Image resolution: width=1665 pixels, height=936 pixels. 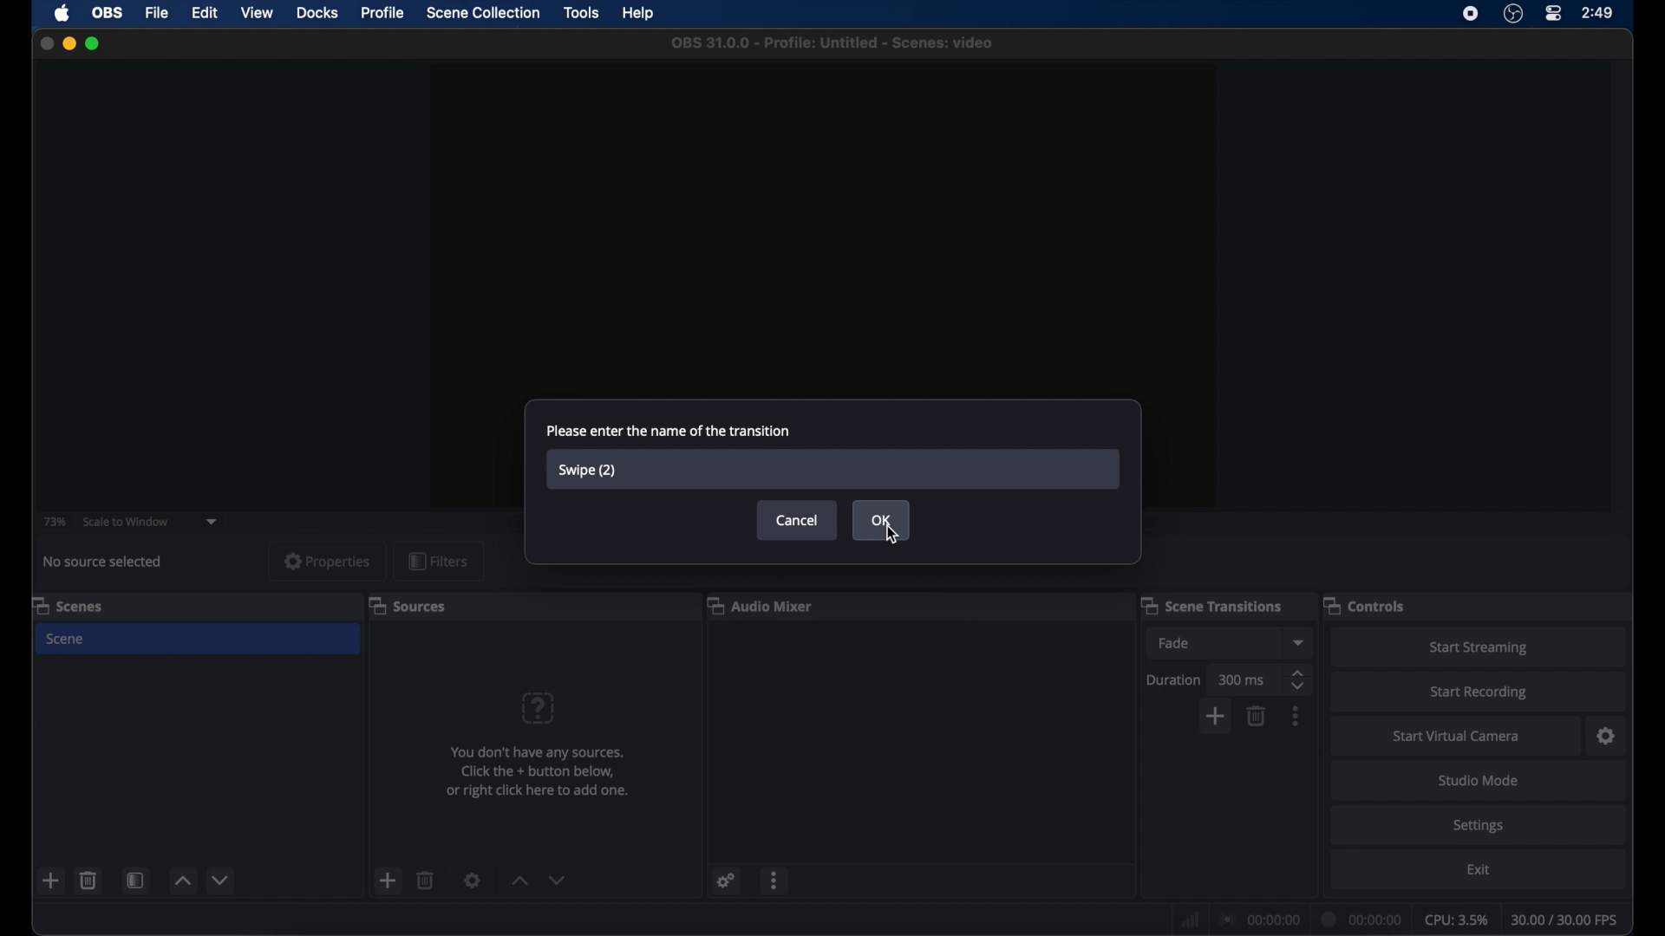 What do you see at coordinates (1257, 919) in the screenshot?
I see `connection` at bounding box center [1257, 919].